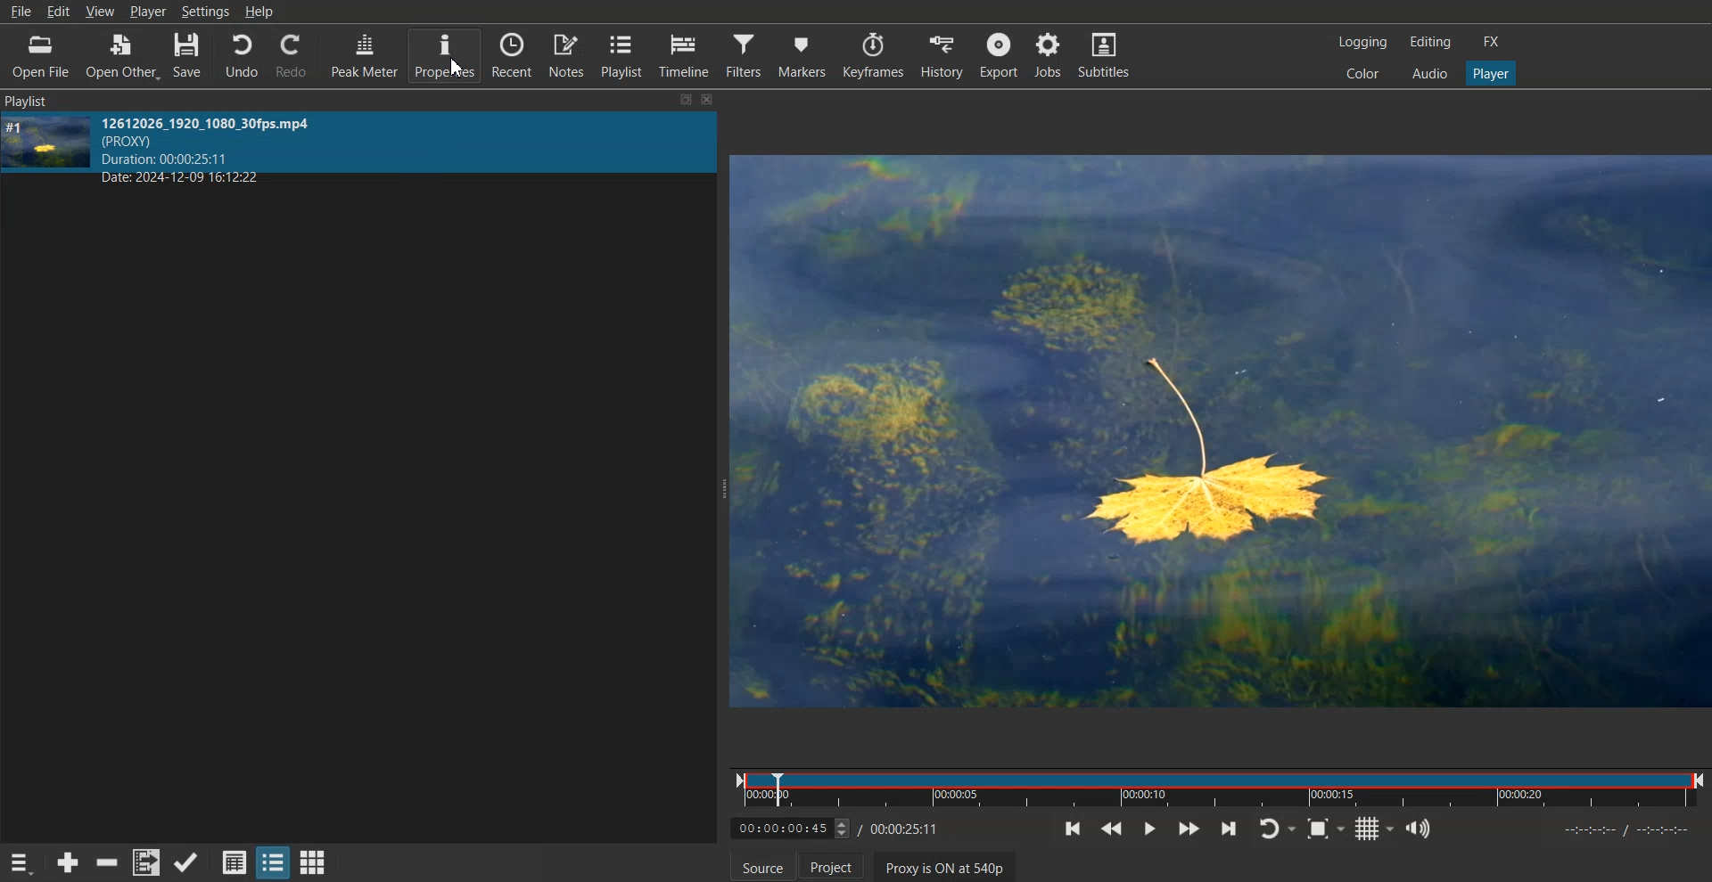 Image resolution: width=1712 pixels, height=882 pixels. What do you see at coordinates (1631, 831) in the screenshot?
I see `timeline` at bounding box center [1631, 831].